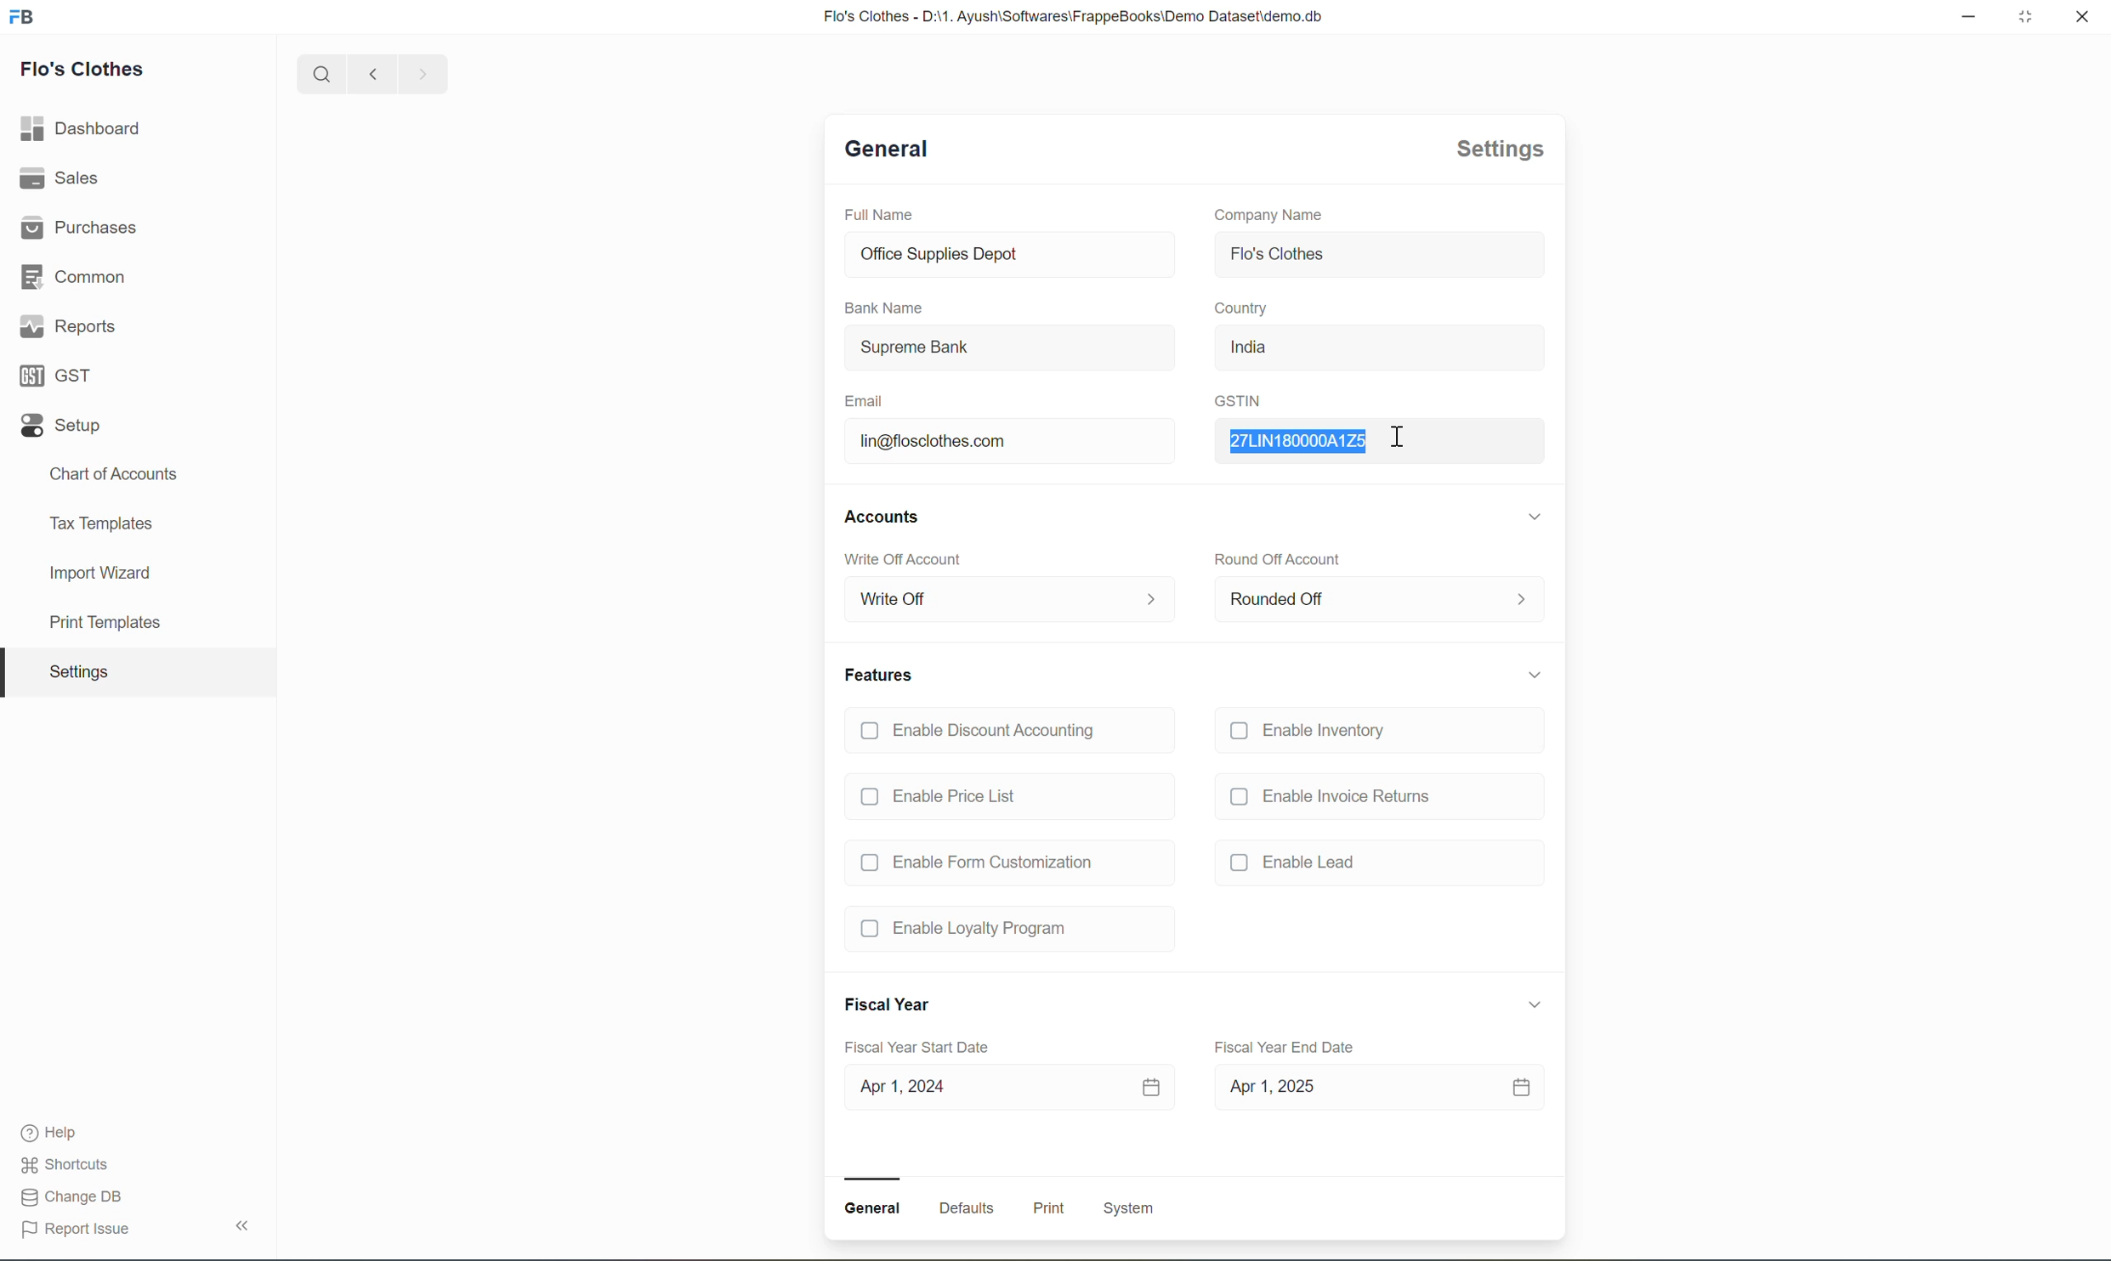 This screenshot has height=1261, width=2111. Describe the element at coordinates (1499, 150) in the screenshot. I see `Settings` at that location.